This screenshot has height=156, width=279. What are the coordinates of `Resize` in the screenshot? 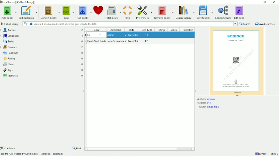 It's located at (239, 96).